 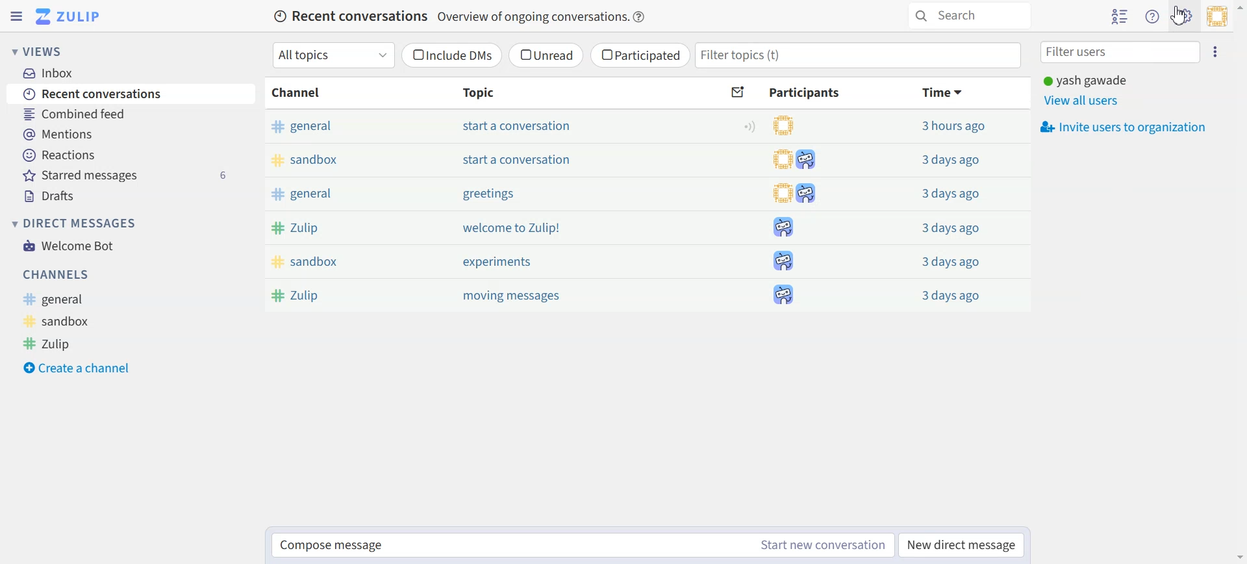 What do you see at coordinates (640, 55) in the screenshot?
I see `Participated` at bounding box center [640, 55].